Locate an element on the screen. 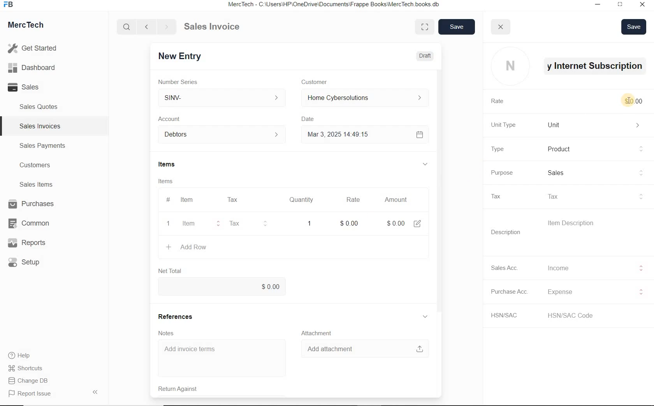  Description is located at coordinates (506, 232).